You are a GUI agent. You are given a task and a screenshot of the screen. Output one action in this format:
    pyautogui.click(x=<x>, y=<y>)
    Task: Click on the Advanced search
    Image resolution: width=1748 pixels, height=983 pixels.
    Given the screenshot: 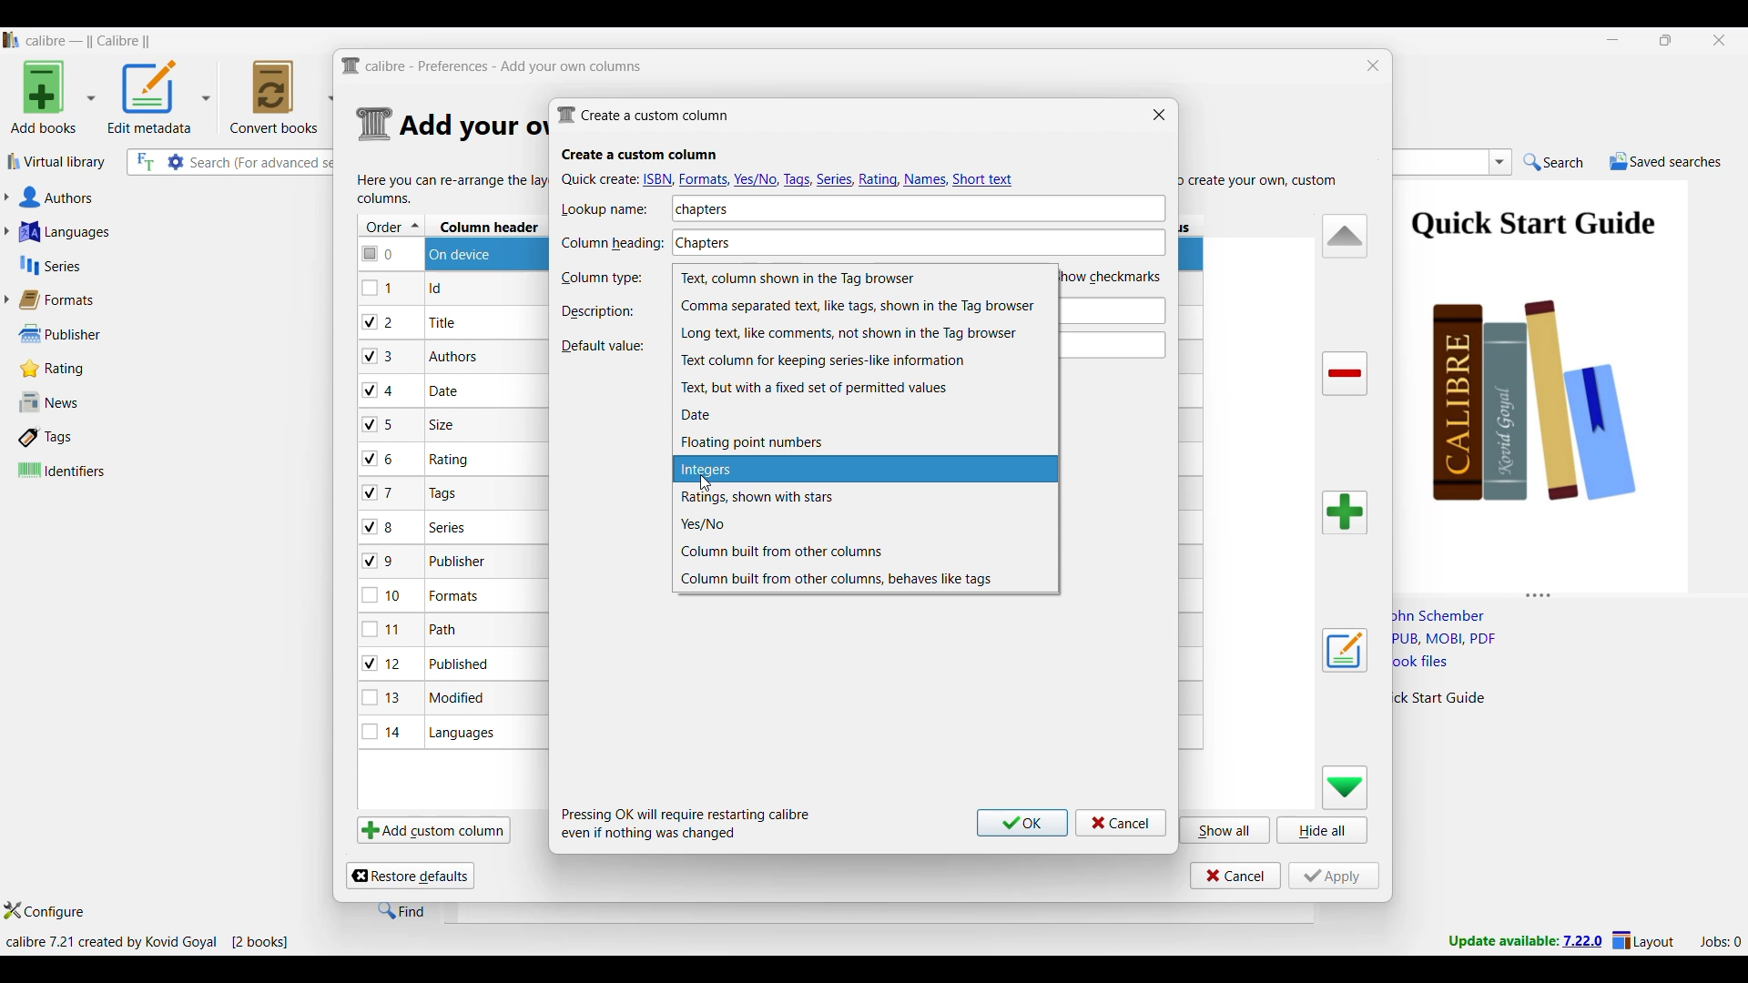 What is the action you would take?
    pyautogui.click(x=176, y=162)
    